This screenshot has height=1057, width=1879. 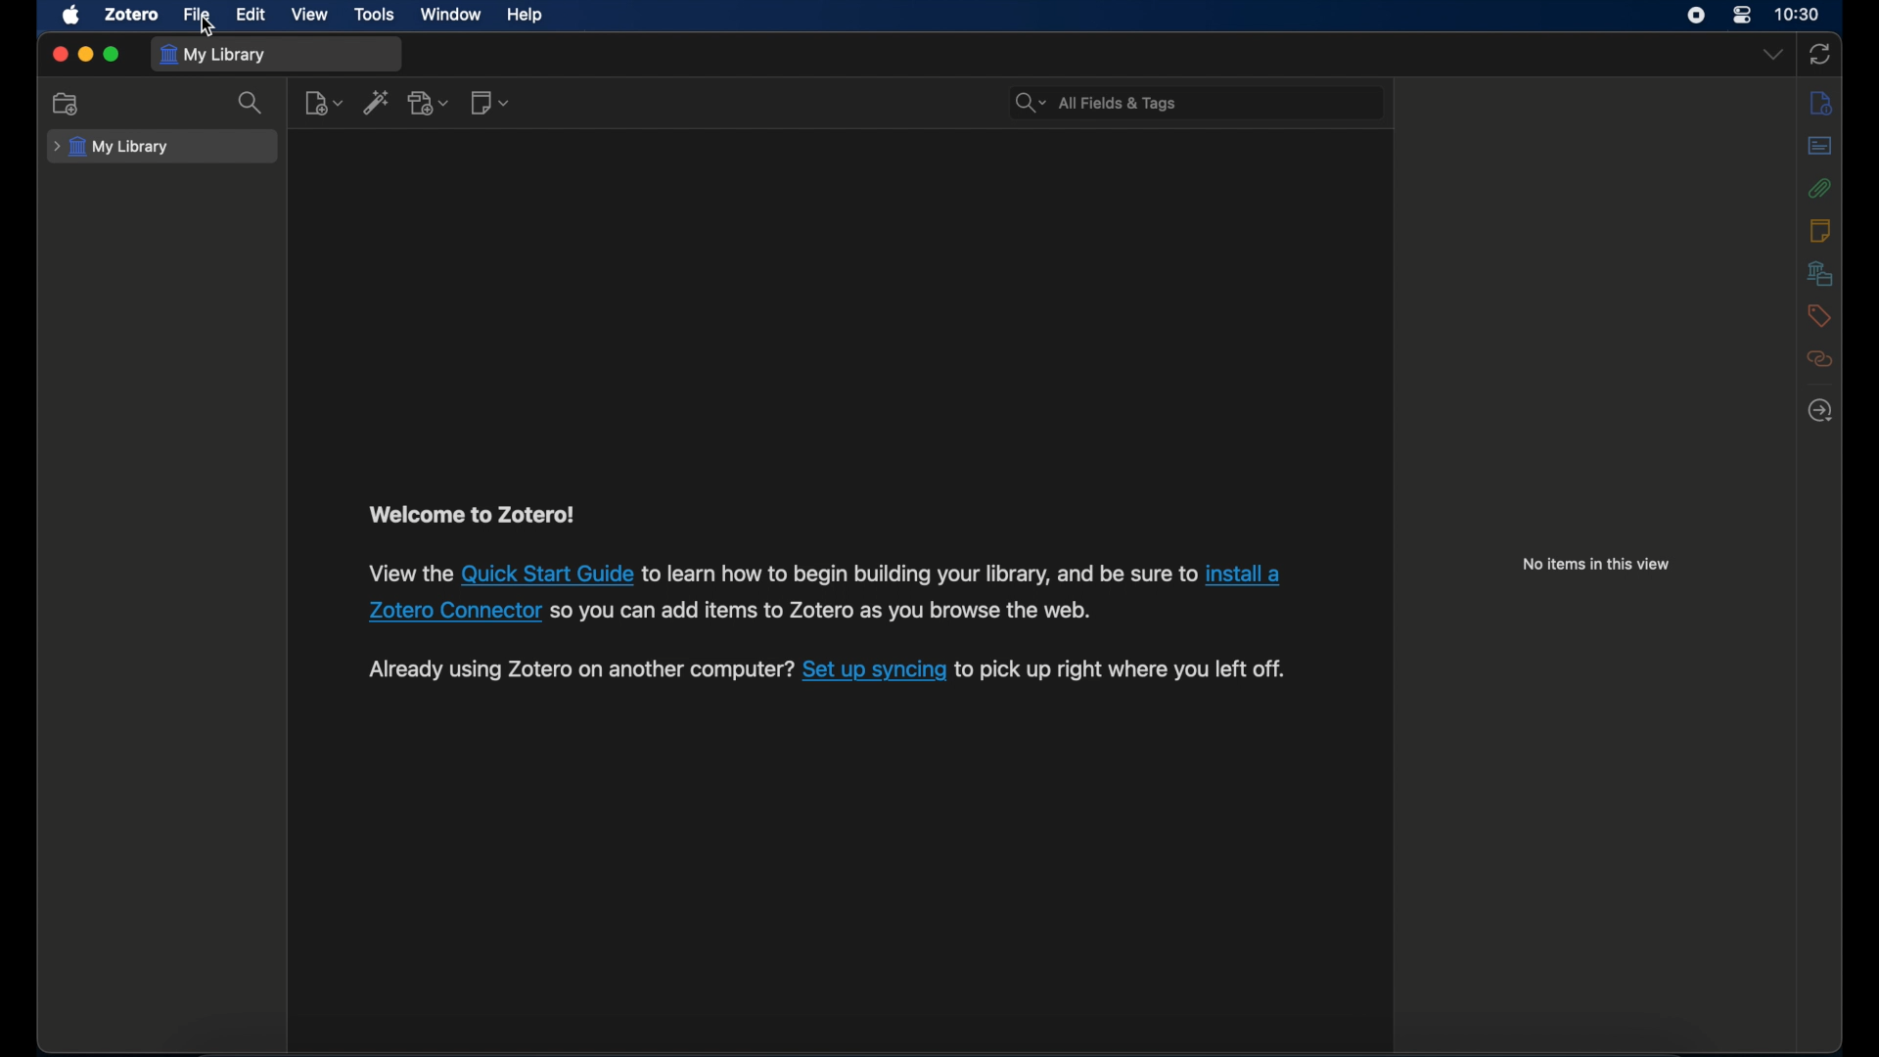 What do you see at coordinates (582, 669) in the screenshot?
I see `` at bounding box center [582, 669].